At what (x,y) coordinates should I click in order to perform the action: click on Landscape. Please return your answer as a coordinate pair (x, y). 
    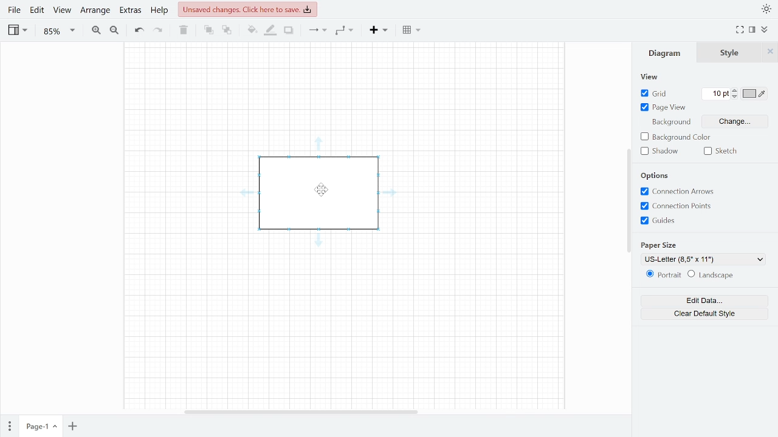
    Looking at the image, I should click on (725, 276).